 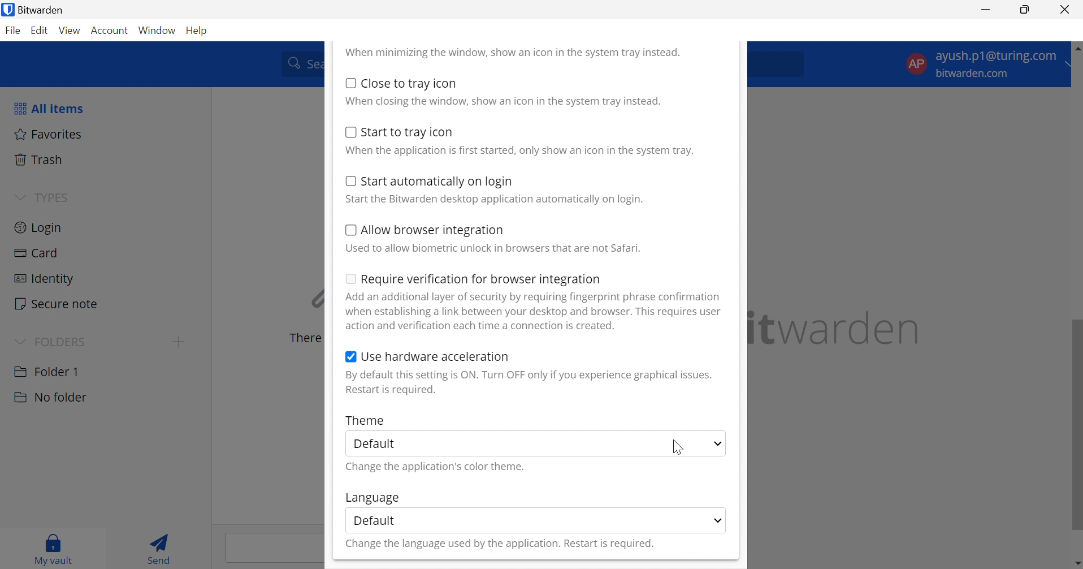 I want to click on Theme, so click(x=366, y=420).